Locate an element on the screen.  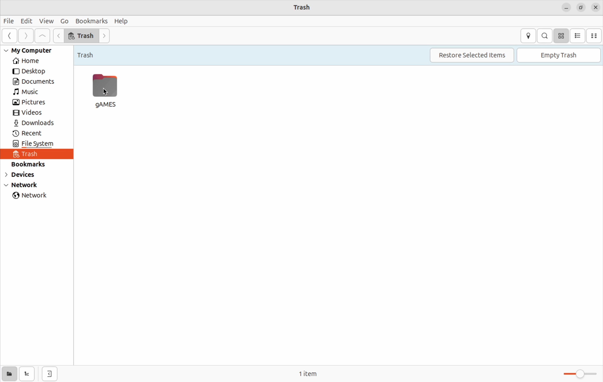
videos is located at coordinates (32, 113).